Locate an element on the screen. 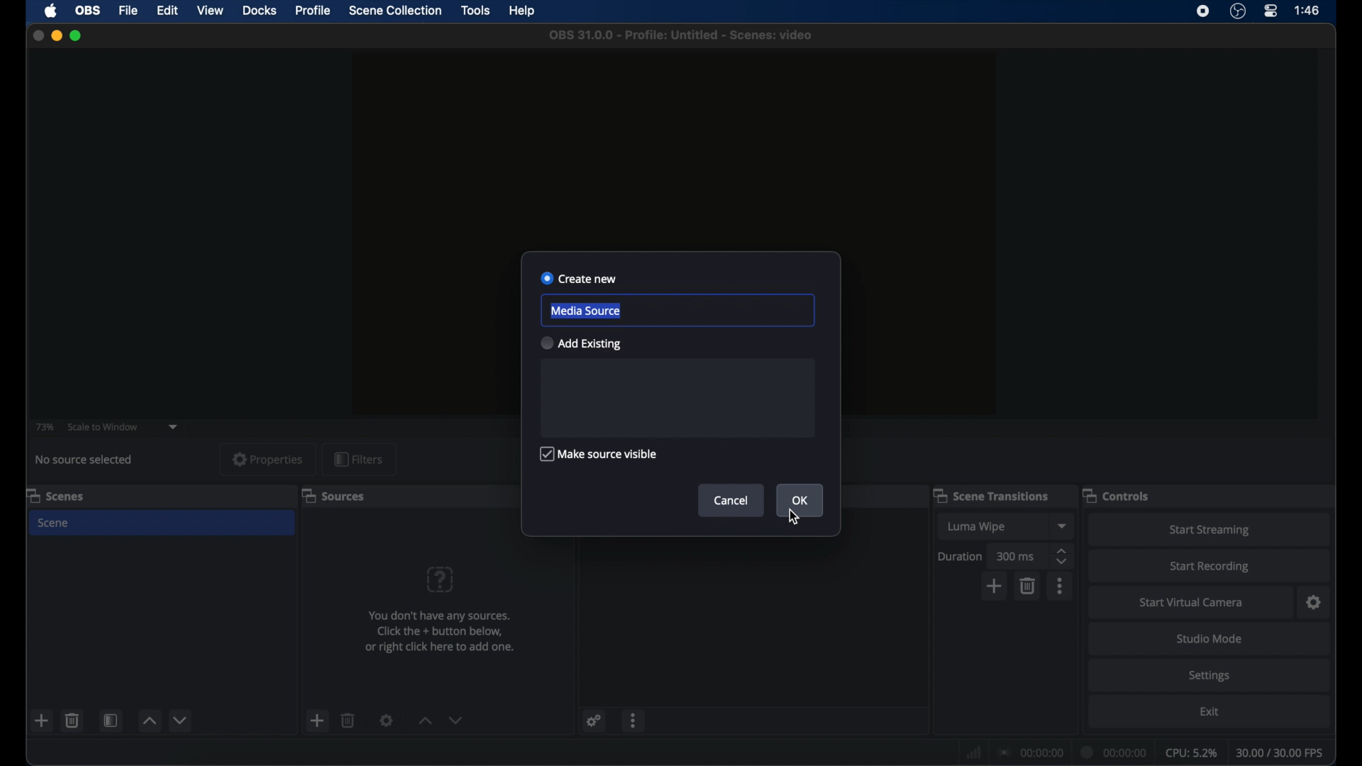 Image resolution: width=1362 pixels, height=766 pixels. decrement is located at coordinates (182, 720).